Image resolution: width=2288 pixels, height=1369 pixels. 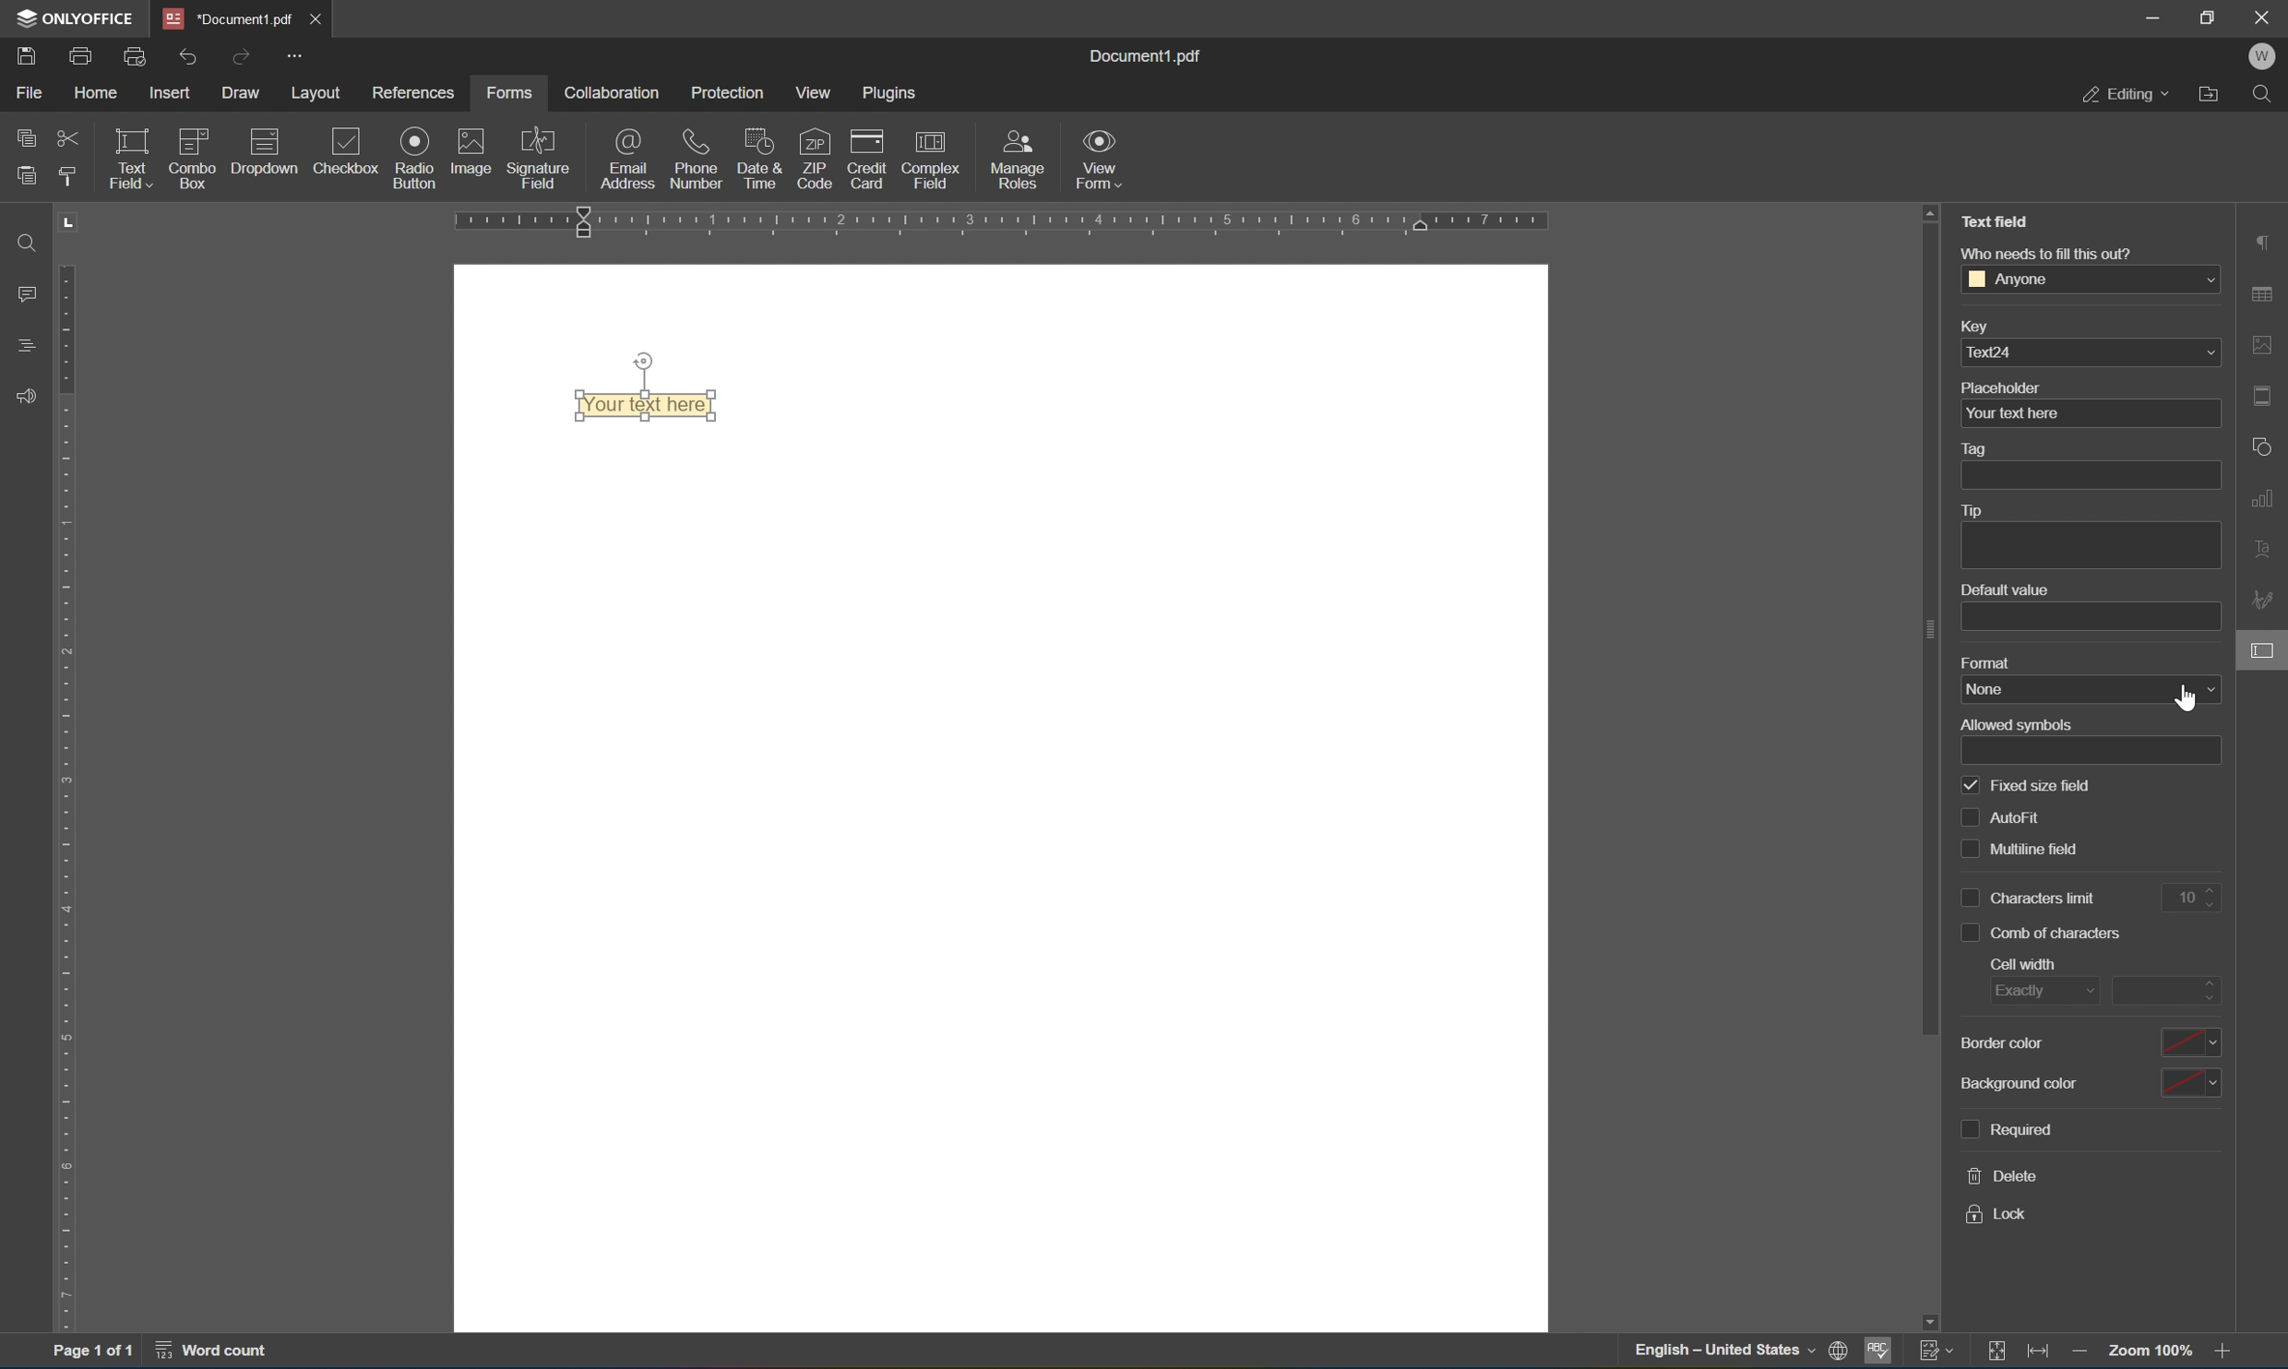 I want to click on placeholder, so click(x=2001, y=387).